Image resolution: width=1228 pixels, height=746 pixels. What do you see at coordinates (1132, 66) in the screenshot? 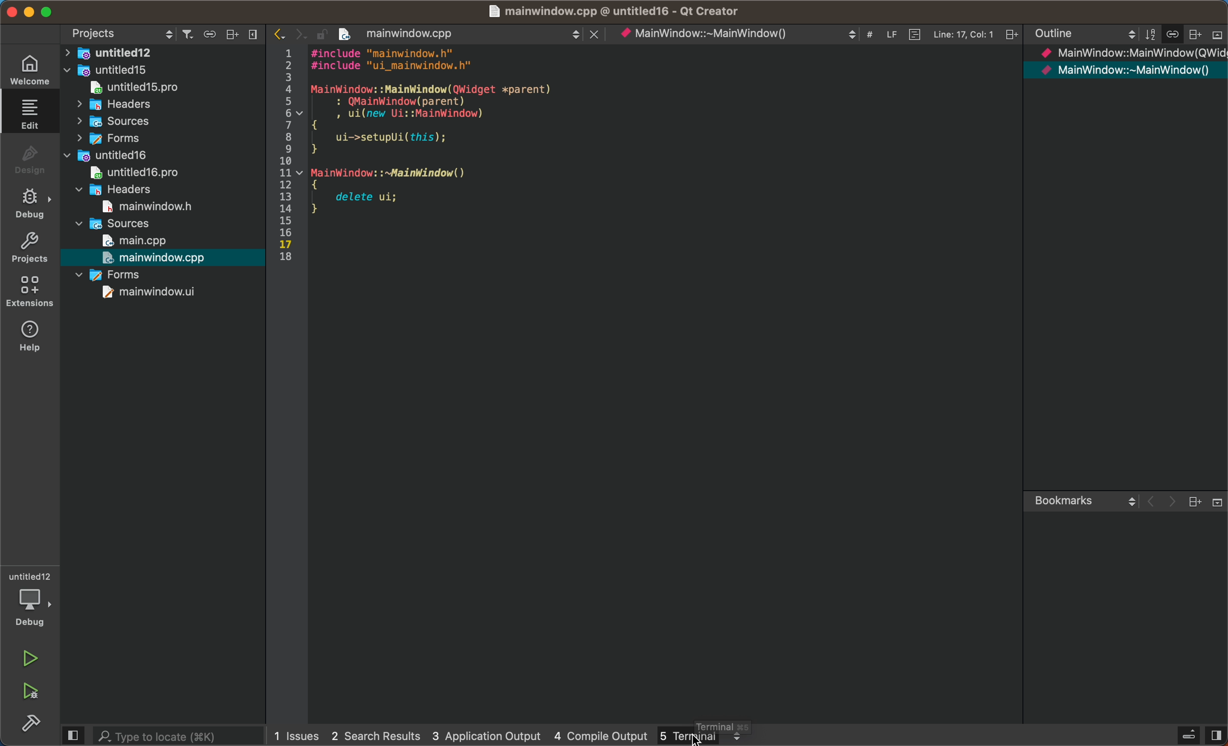
I see `files` at bounding box center [1132, 66].